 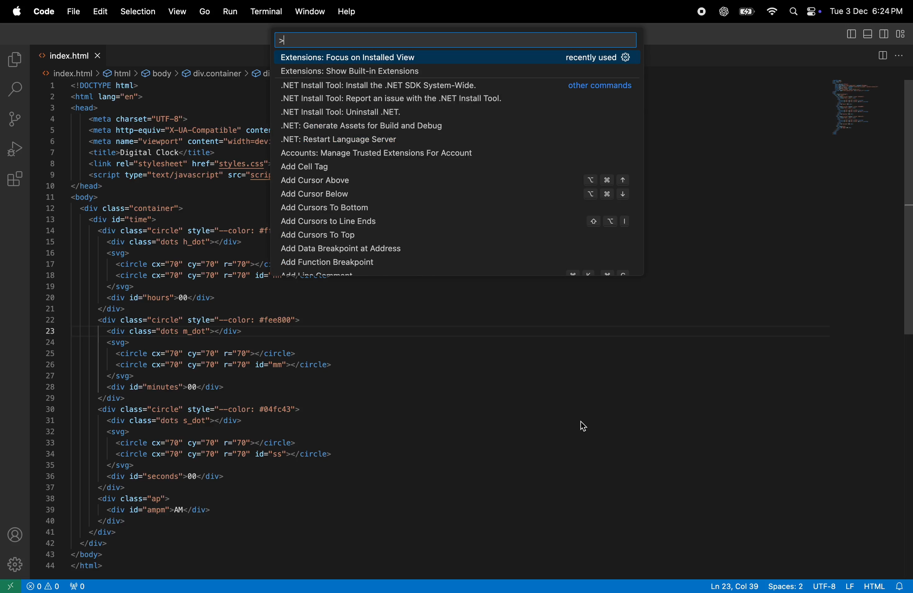 I want to click on window, so click(x=310, y=12).